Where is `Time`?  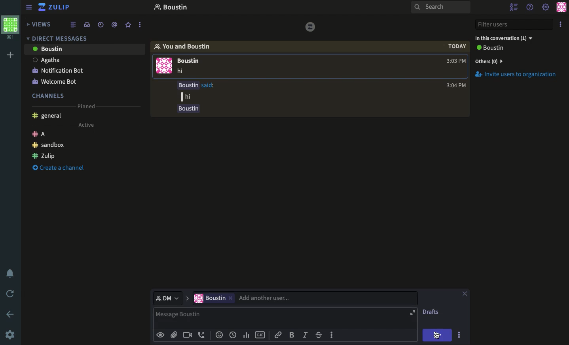
Time is located at coordinates (100, 24).